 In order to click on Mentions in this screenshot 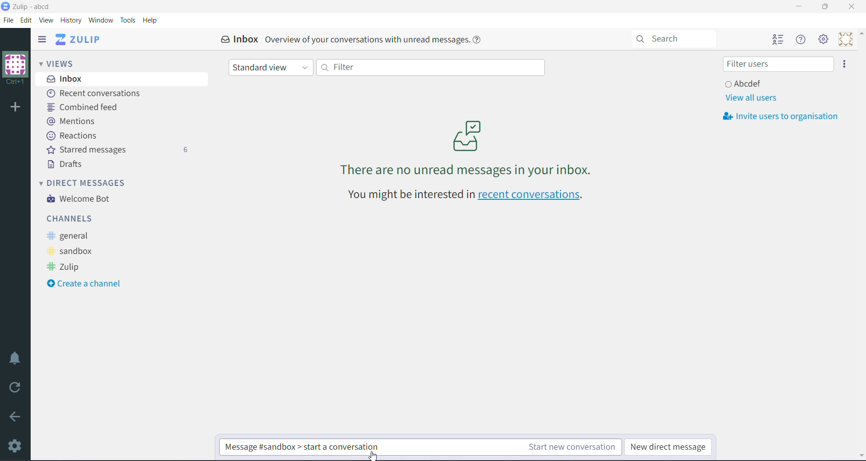, I will do `click(71, 120)`.